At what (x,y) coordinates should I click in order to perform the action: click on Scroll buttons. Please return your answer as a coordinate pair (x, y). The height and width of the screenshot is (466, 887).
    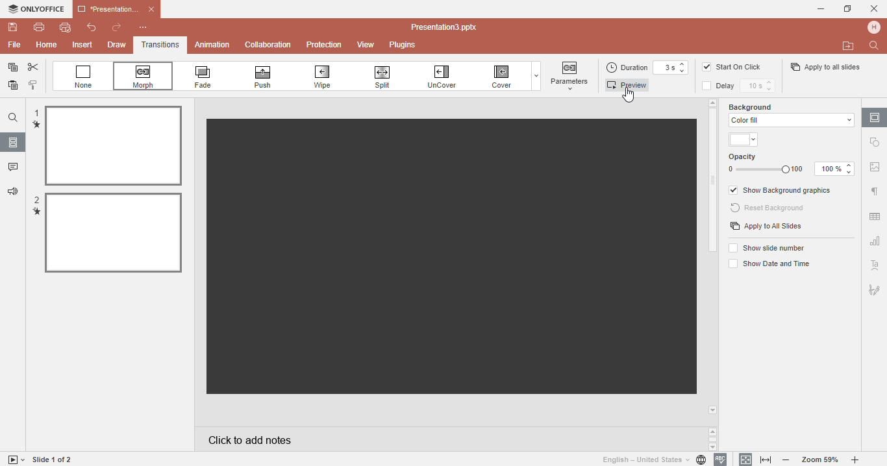
    Looking at the image, I should click on (714, 439).